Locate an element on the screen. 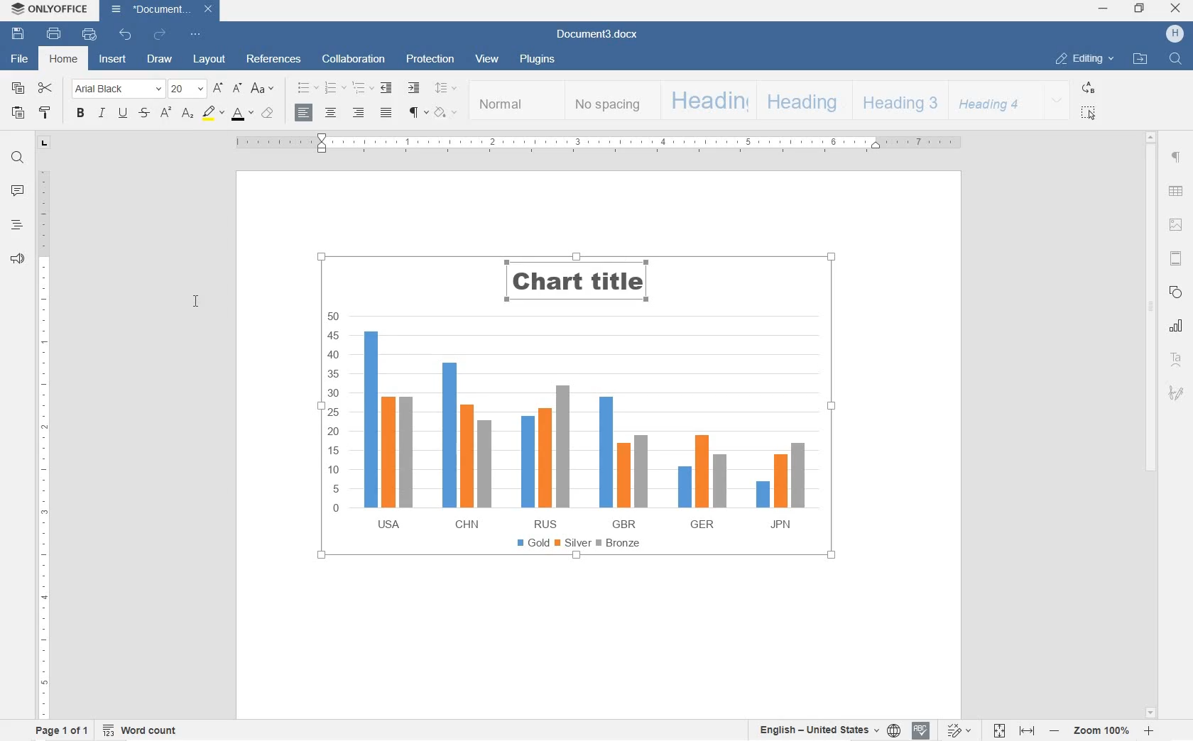 The image size is (1193, 741). EXPAND FORMATTING STYLE is located at coordinates (1057, 101).